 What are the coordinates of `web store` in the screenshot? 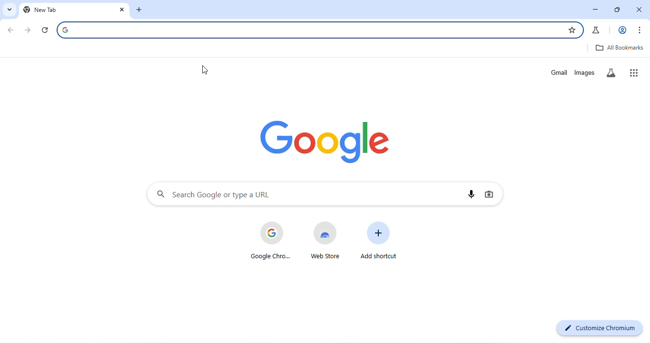 It's located at (325, 240).